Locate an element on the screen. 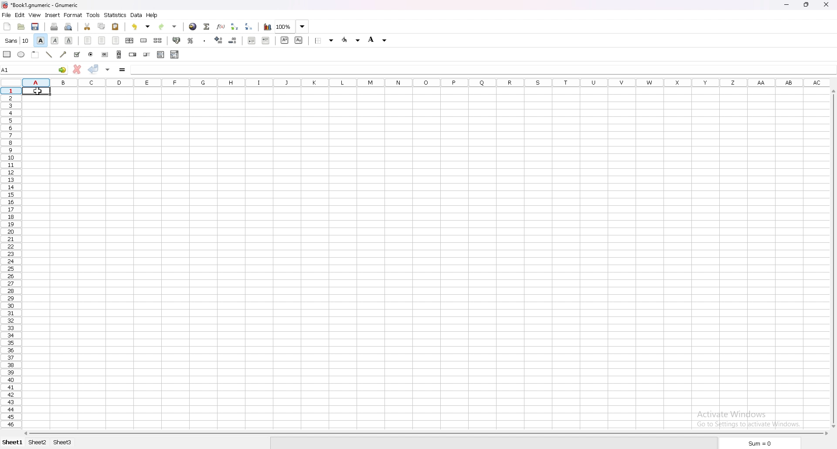  list is located at coordinates (160, 54).